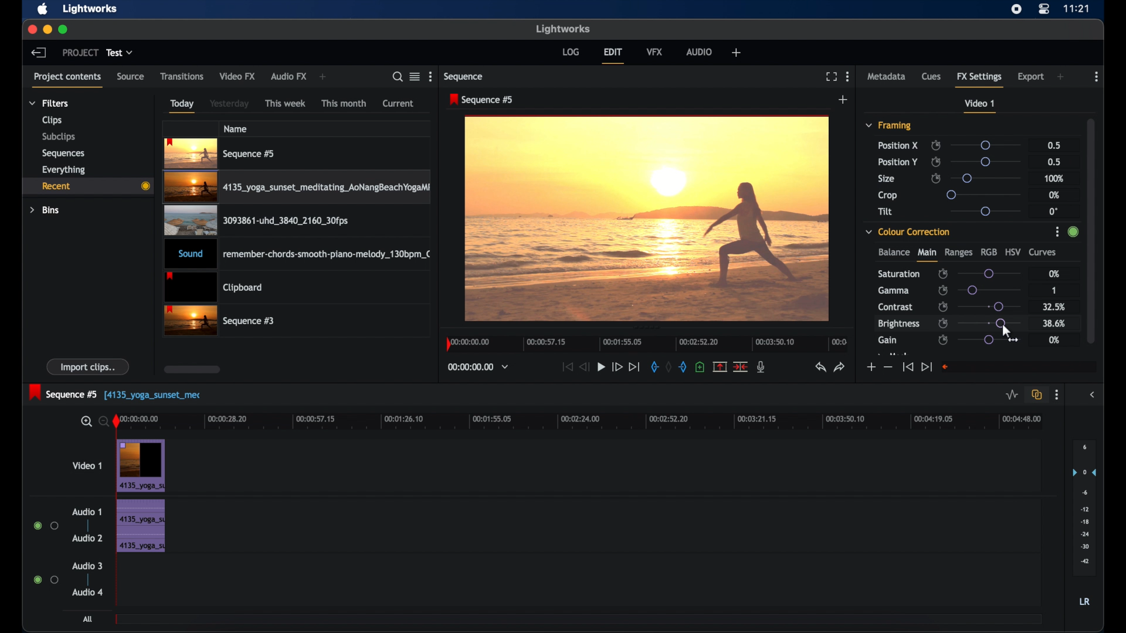  Describe the element at coordinates (588, 420) in the screenshot. I see `timeline scale` at that location.